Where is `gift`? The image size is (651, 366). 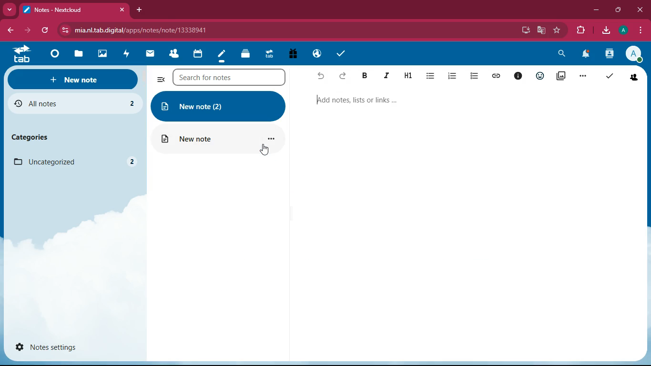 gift is located at coordinates (295, 54).